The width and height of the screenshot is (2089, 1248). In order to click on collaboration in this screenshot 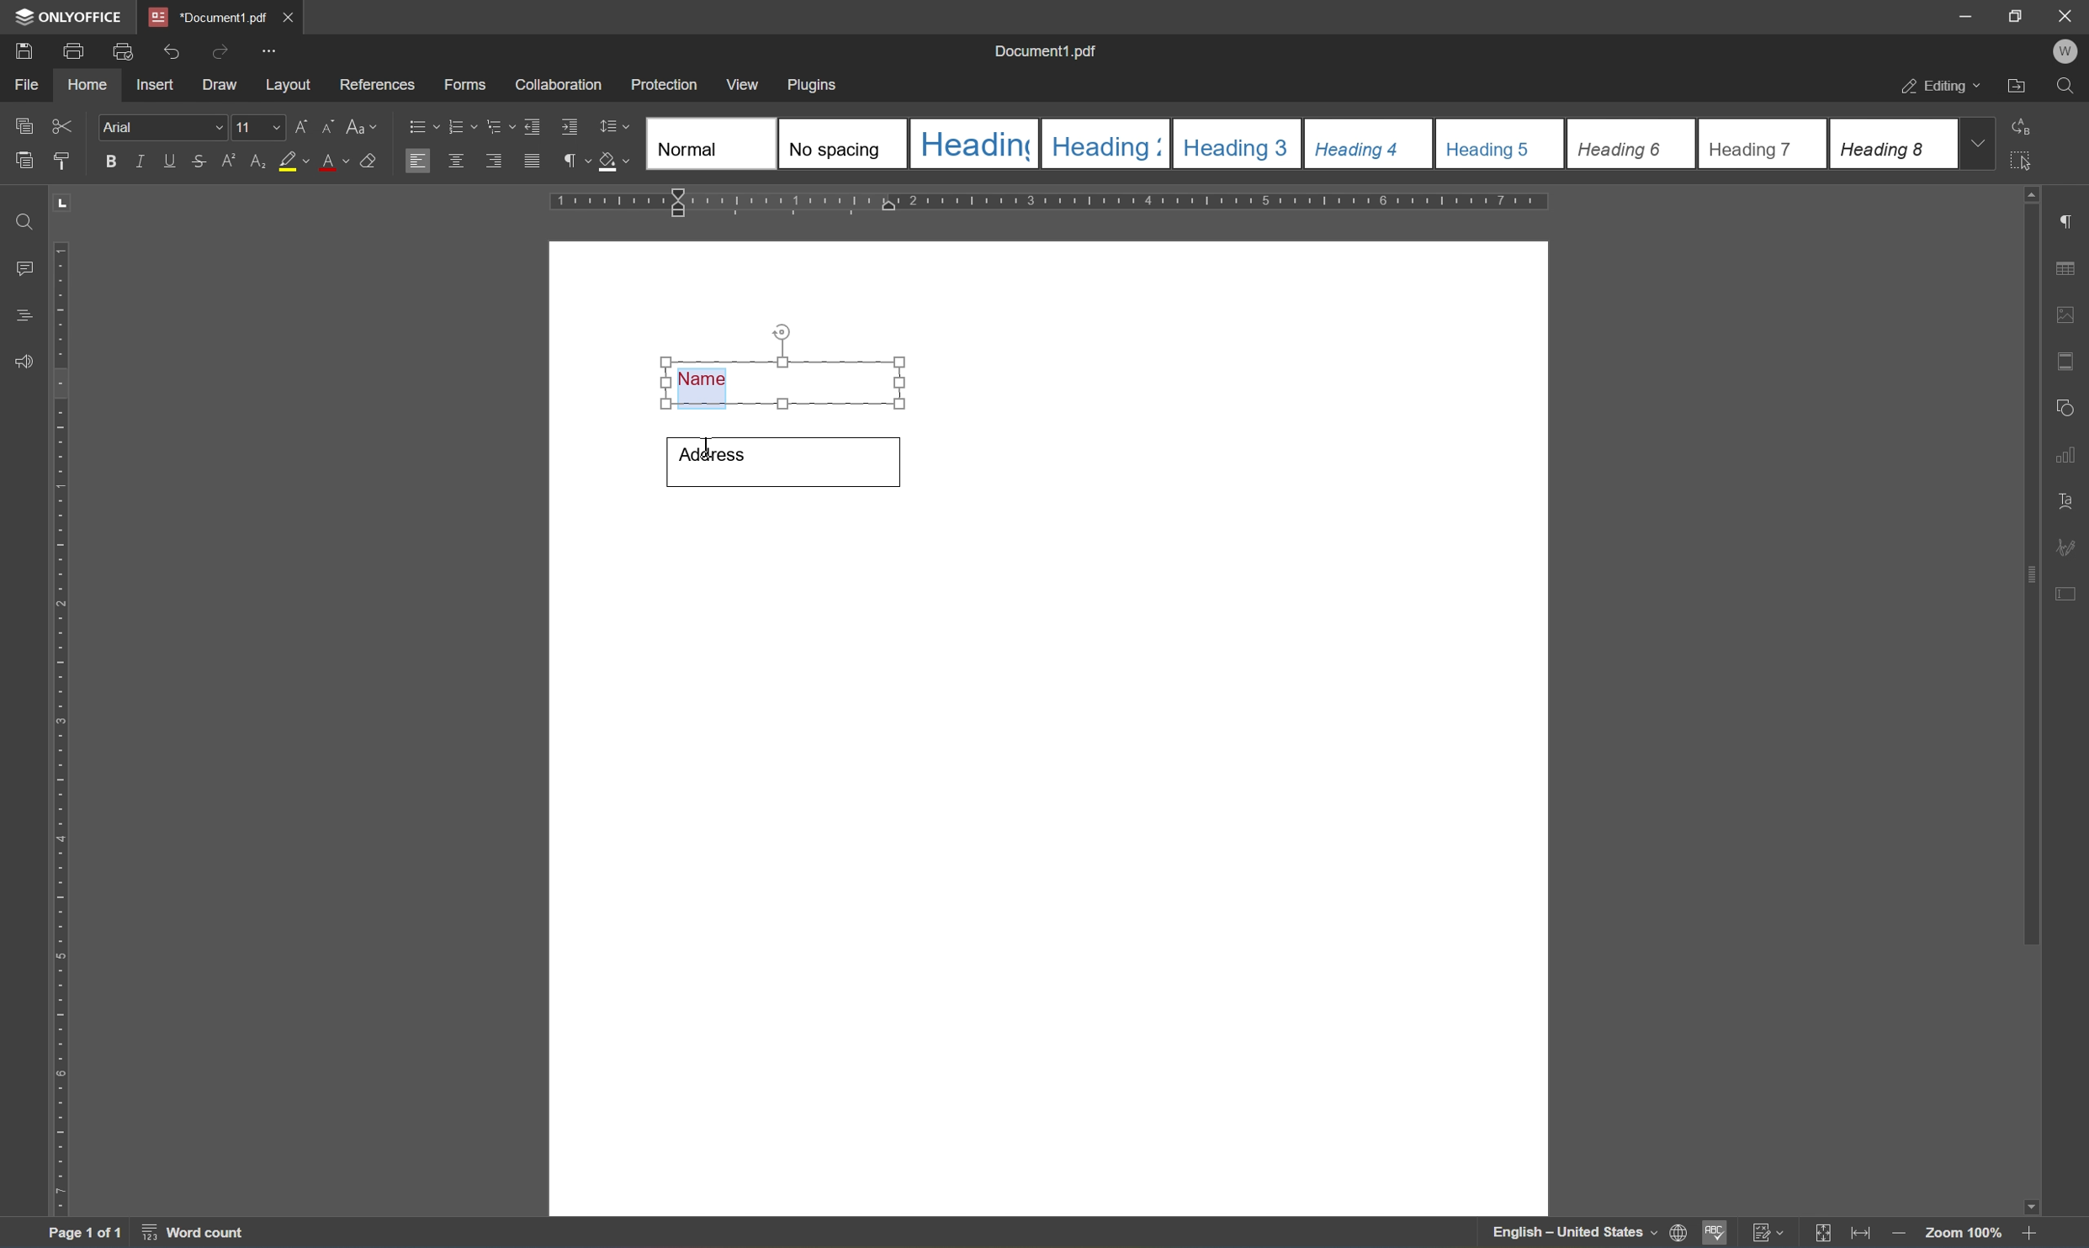, I will do `click(560, 87)`.